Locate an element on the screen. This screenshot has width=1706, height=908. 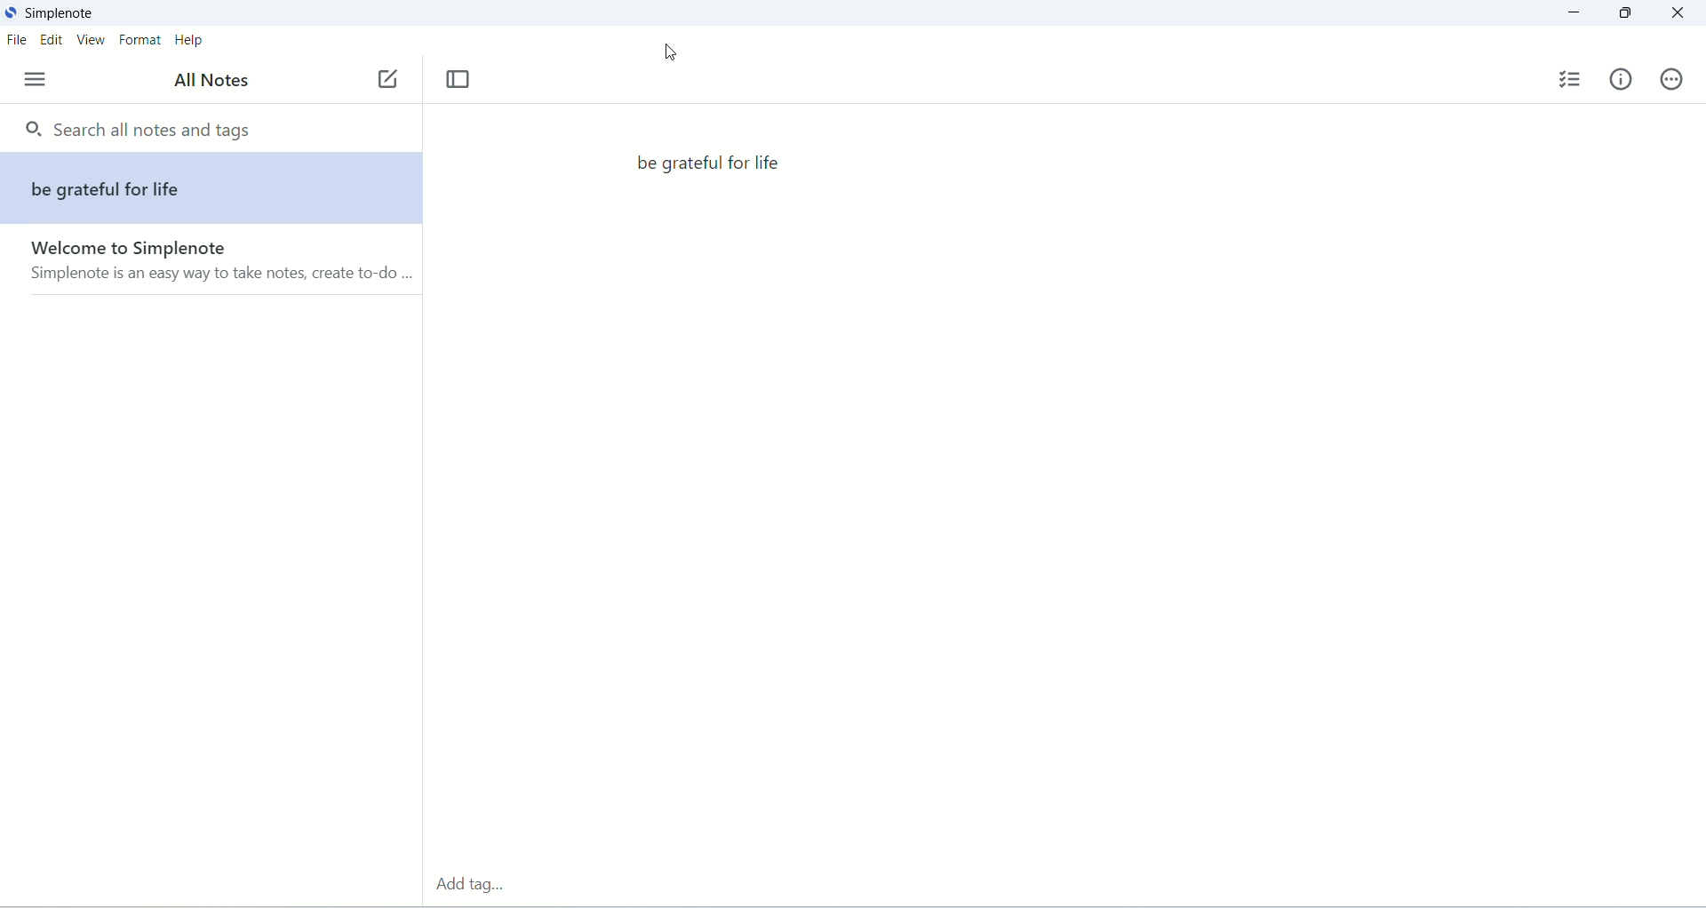
logo is located at coordinates (11, 13).